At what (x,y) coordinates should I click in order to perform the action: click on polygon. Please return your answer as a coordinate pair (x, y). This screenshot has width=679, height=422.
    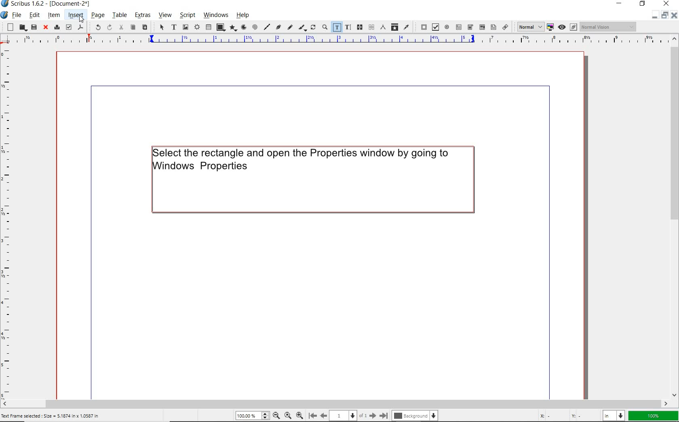
    Looking at the image, I should click on (233, 28).